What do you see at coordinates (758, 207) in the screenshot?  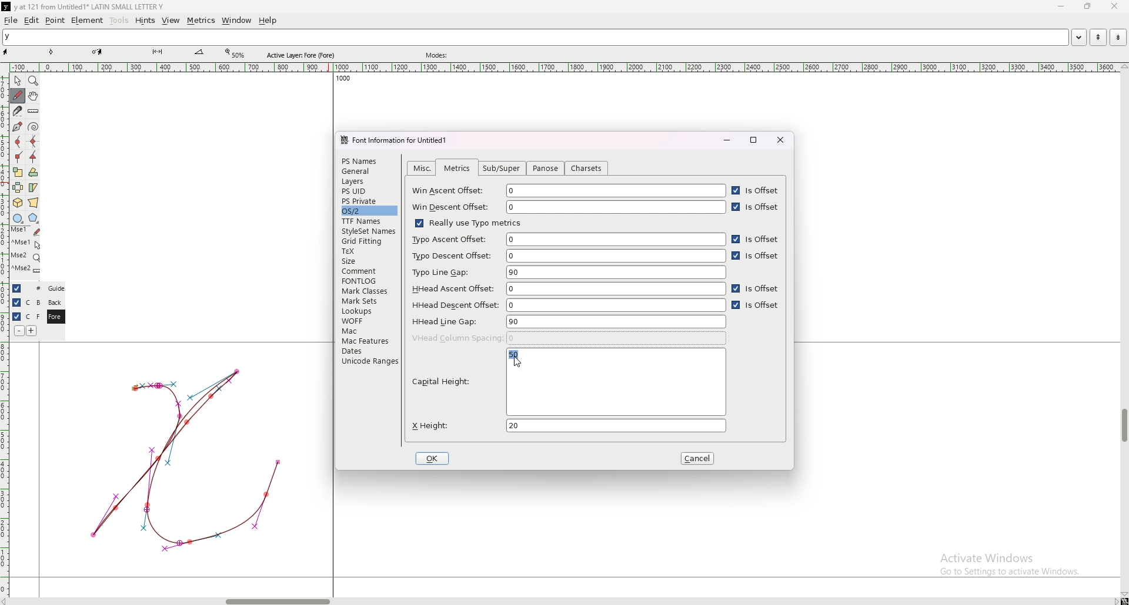 I see `is offset` at bounding box center [758, 207].